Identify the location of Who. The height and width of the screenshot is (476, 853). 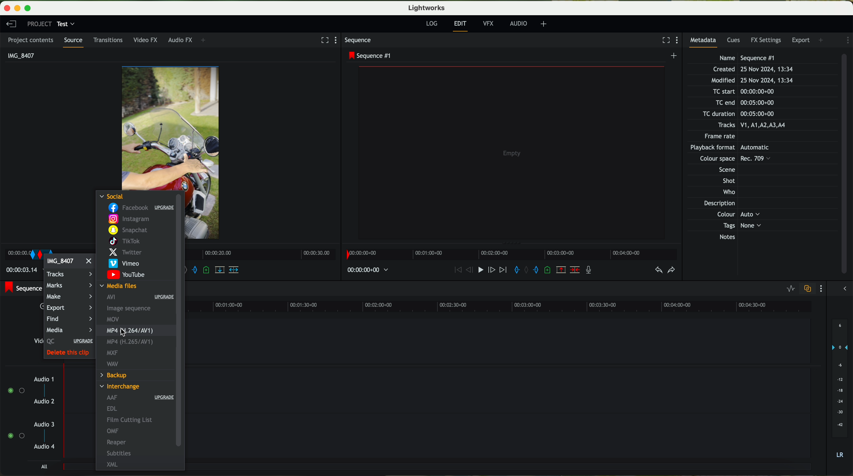
(728, 193).